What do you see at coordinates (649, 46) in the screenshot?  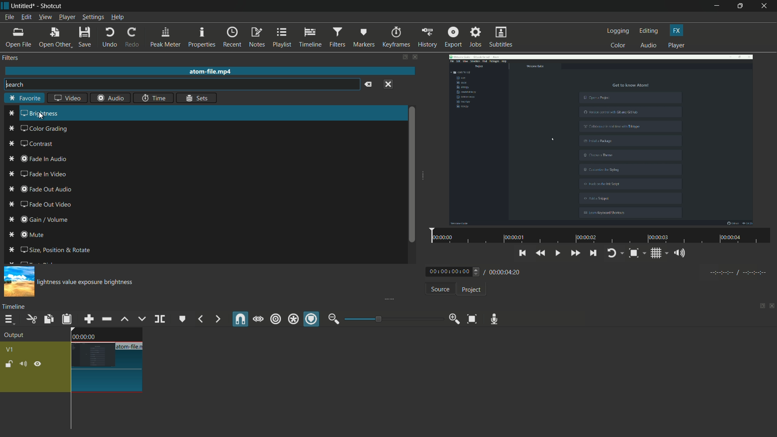 I see `audio` at bounding box center [649, 46].